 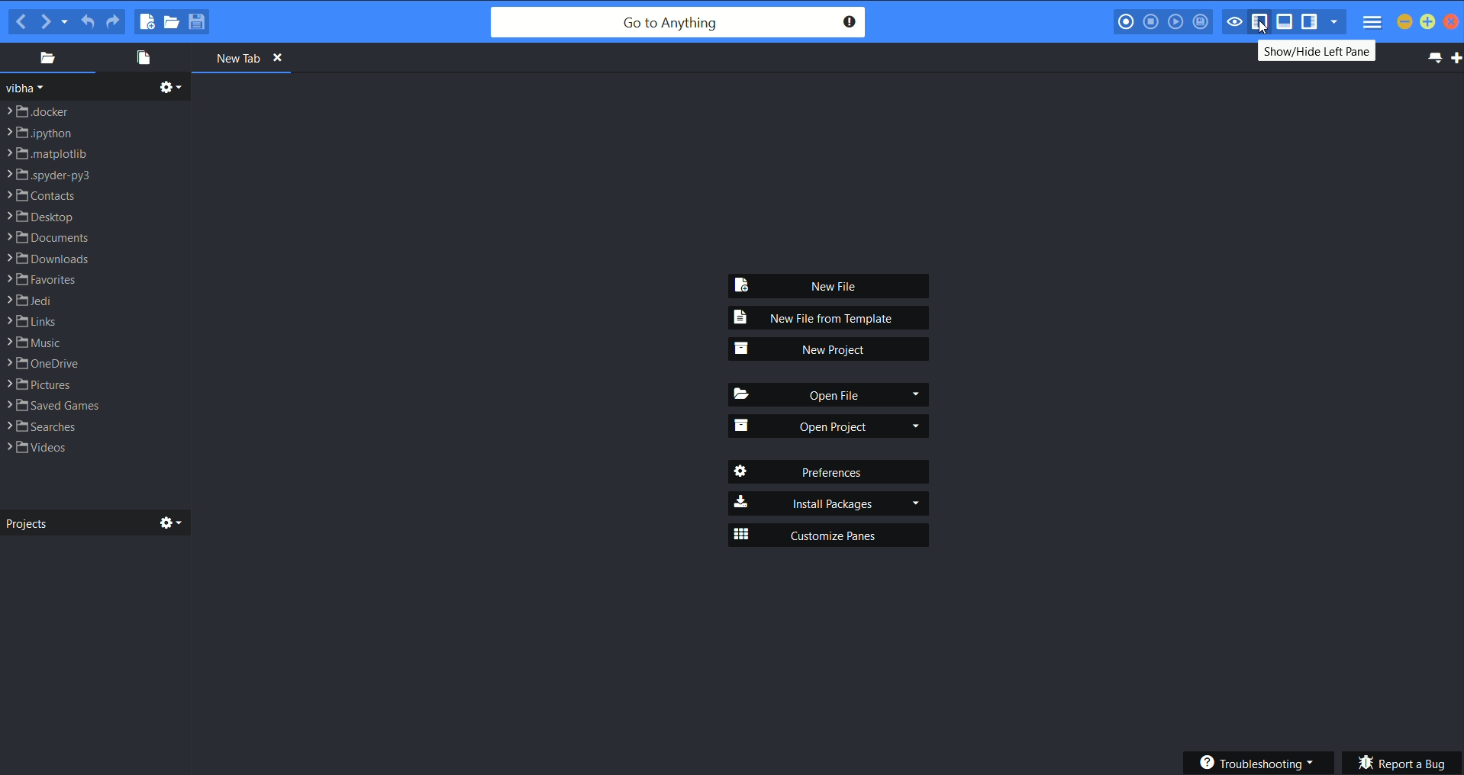 I want to click on links, so click(x=31, y=321).